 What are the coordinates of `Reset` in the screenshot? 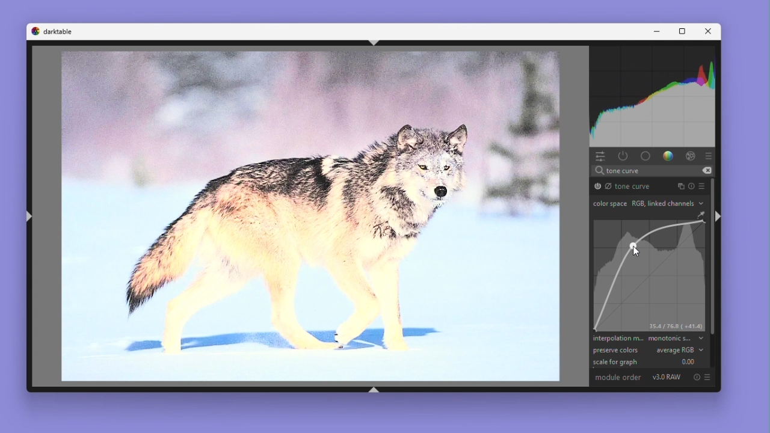 It's located at (695, 377).